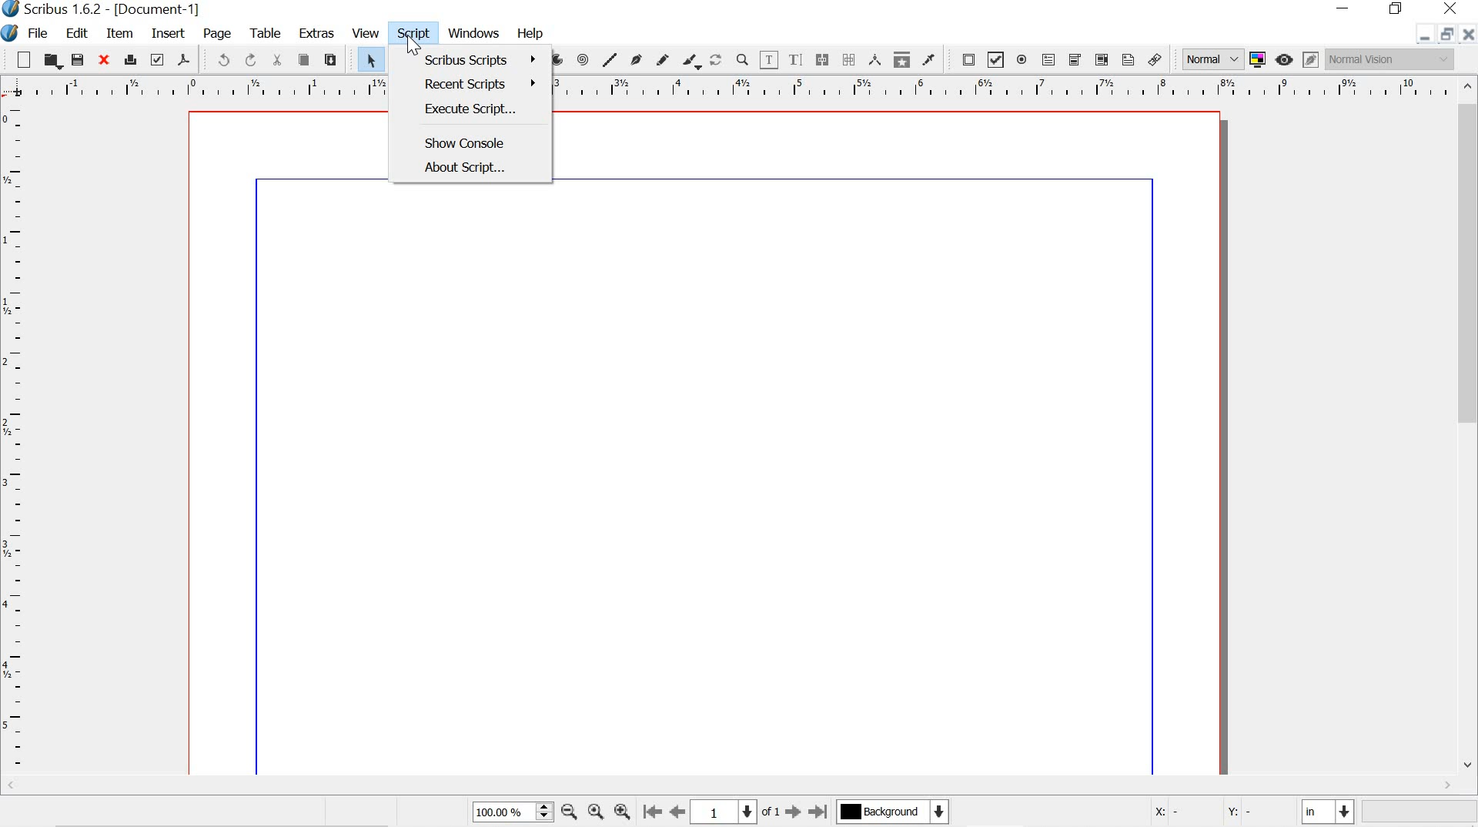 The image size is (1478, 827). What do you see at coordinates (1469, 428) in the screenshot?
I see `scrollbar` at bounding box center [1469, 428].